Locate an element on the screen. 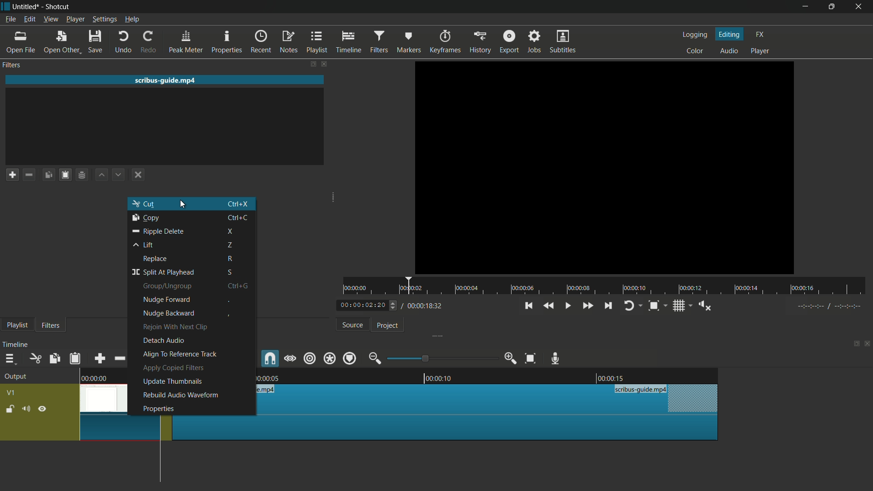  skip to the next point is located at coordinates (609, 306).